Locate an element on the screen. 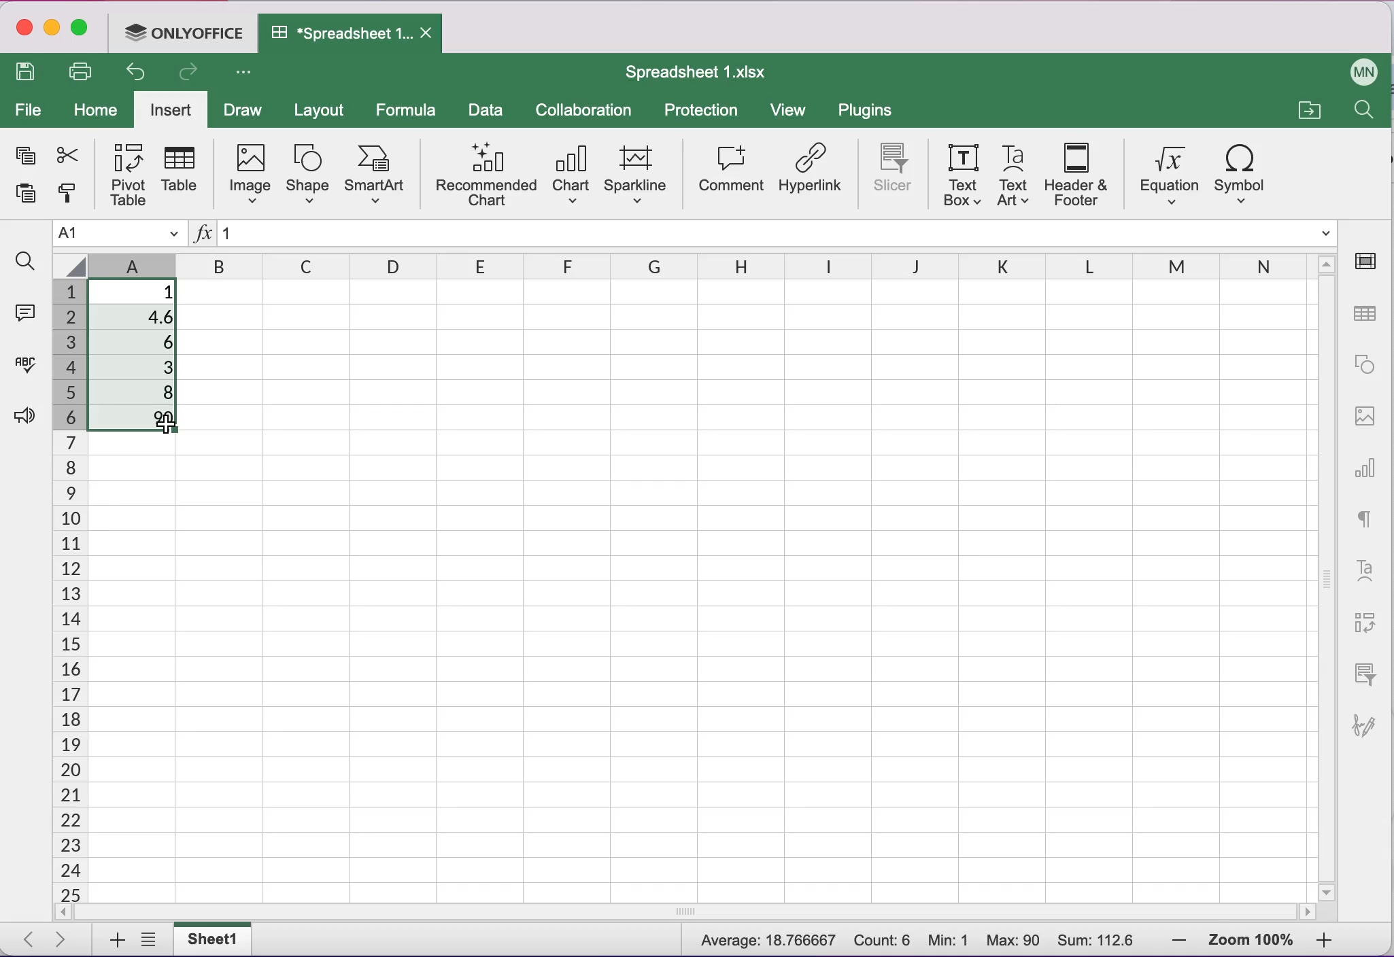 The height and width of the screenshot is (957, 1394). minimize is located at coordinates (53, 30).